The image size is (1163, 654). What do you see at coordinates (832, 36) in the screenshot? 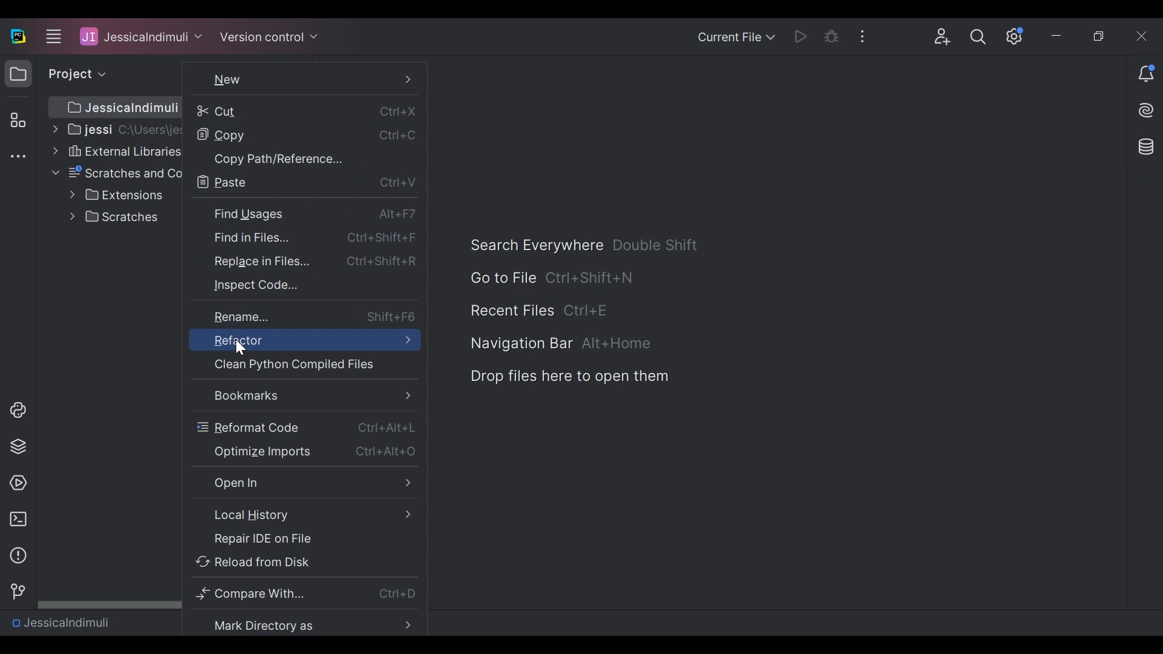
I see `Debug` at bounding box center [832, 36].